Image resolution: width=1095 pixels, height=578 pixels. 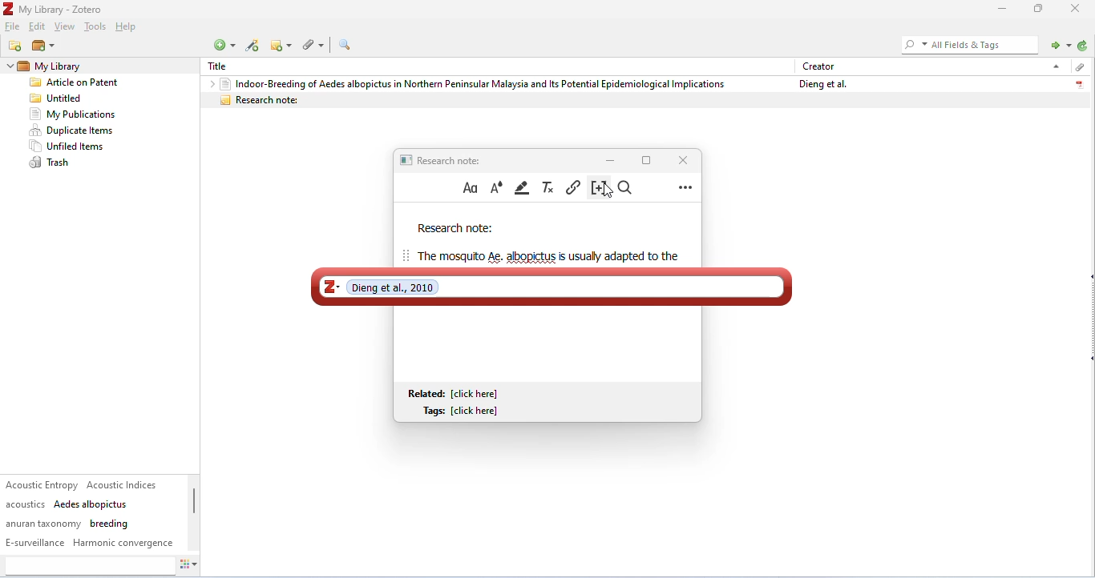 I want to click on my library, so click(x=75, y=66).